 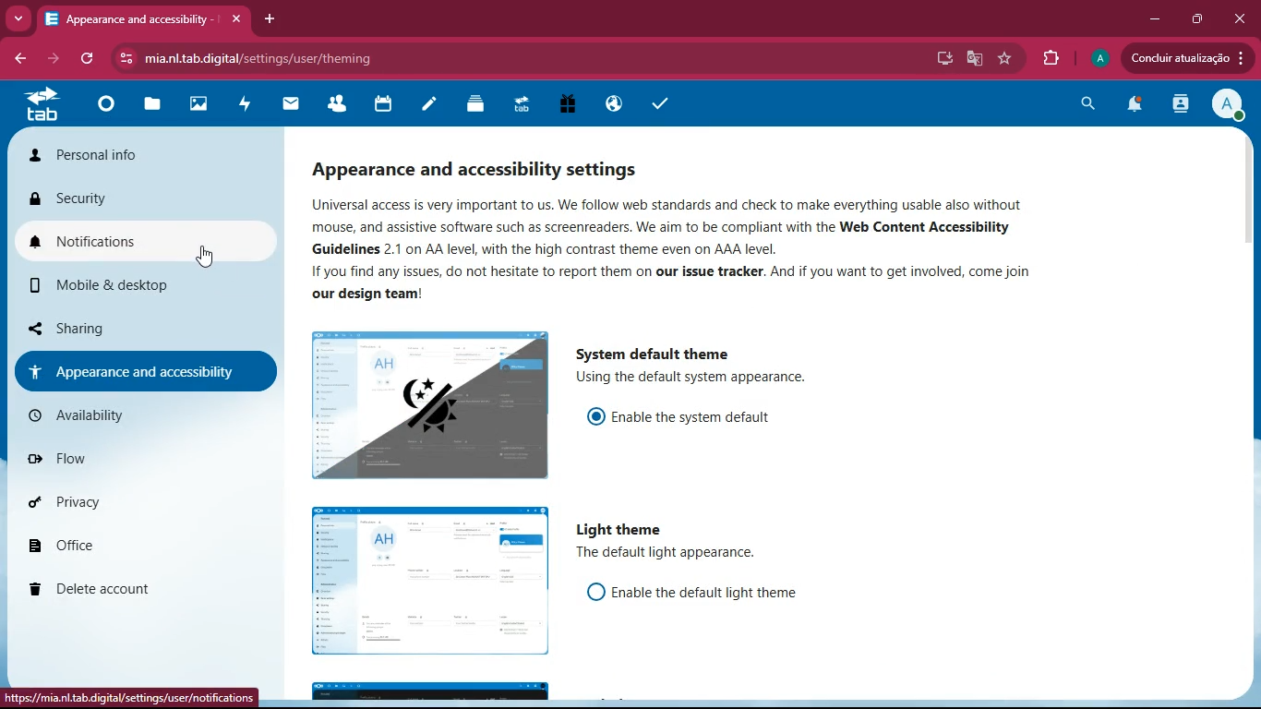 I want to click on maximize, so click(x=1199, y=18).